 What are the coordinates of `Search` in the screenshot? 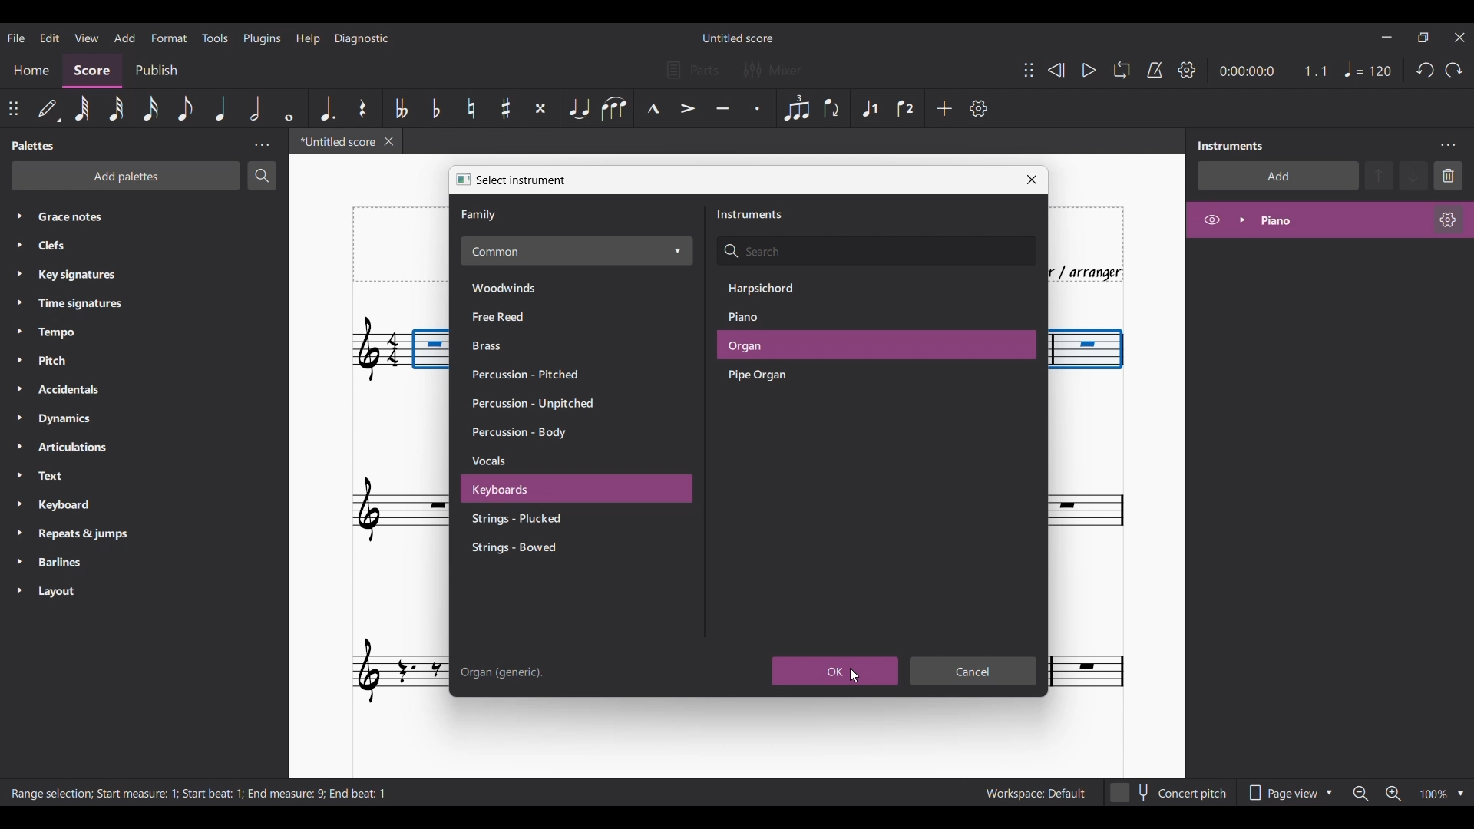 It's located at (262, 175).